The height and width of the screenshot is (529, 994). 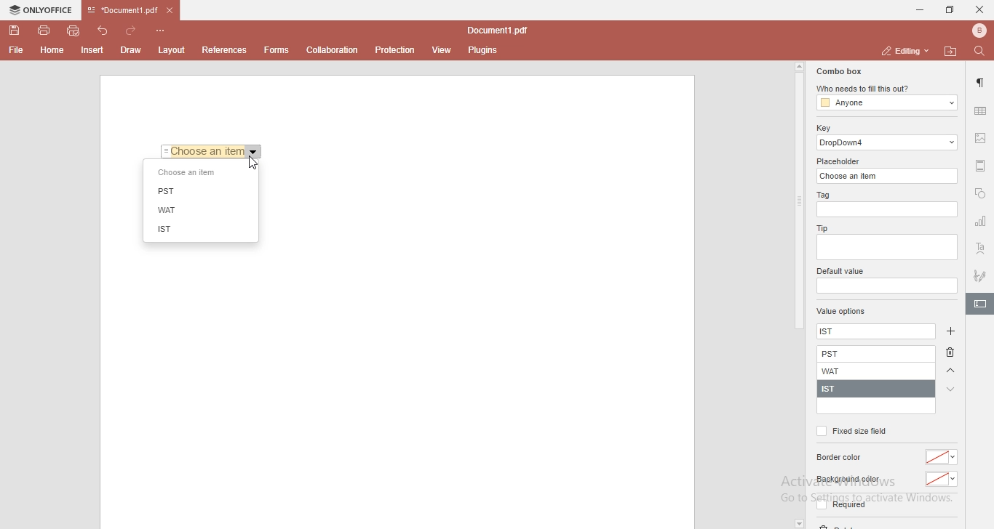 What do you see at coordinates (979, 305) in the screenshot?
I see `highlighted` at bounding box center [979, 305].